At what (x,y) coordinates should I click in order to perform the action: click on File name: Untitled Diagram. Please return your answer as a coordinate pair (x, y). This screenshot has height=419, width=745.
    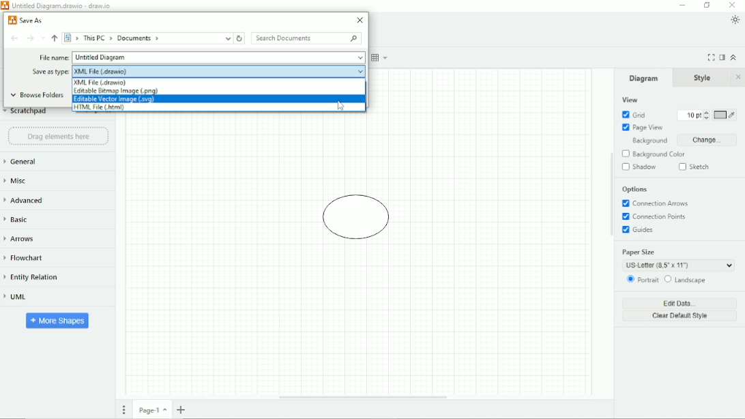
    Looking at the image, I should click on (201, 58).